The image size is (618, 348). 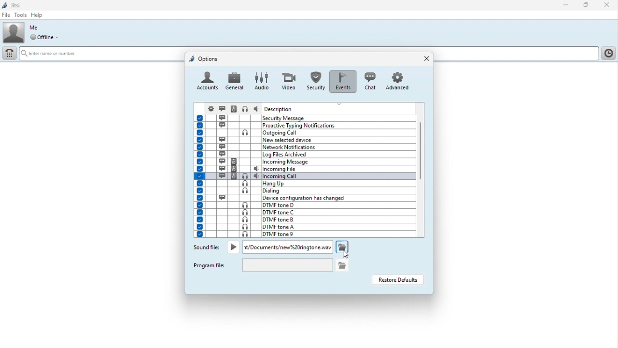 I want to click on Security, so click(x=315, y=79).